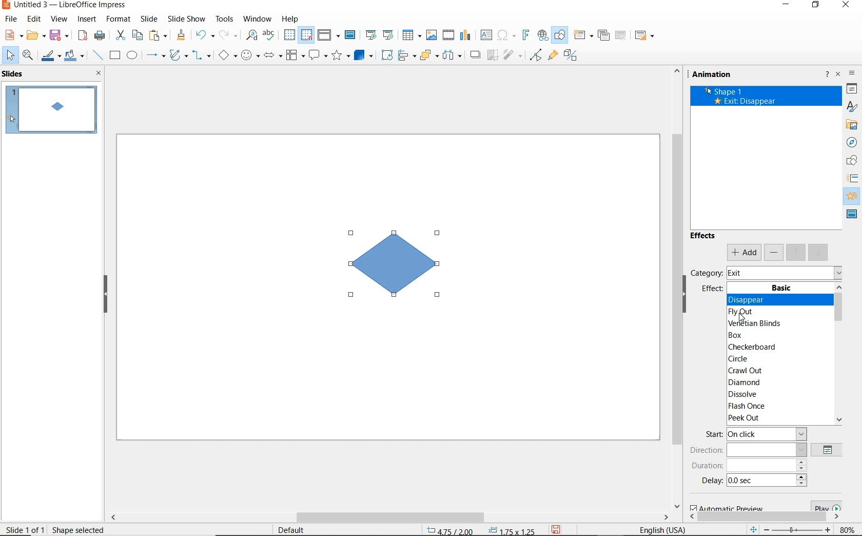 The width and height of the screenshot is (862, 536). I want to click on position and size, so click(480, 529).